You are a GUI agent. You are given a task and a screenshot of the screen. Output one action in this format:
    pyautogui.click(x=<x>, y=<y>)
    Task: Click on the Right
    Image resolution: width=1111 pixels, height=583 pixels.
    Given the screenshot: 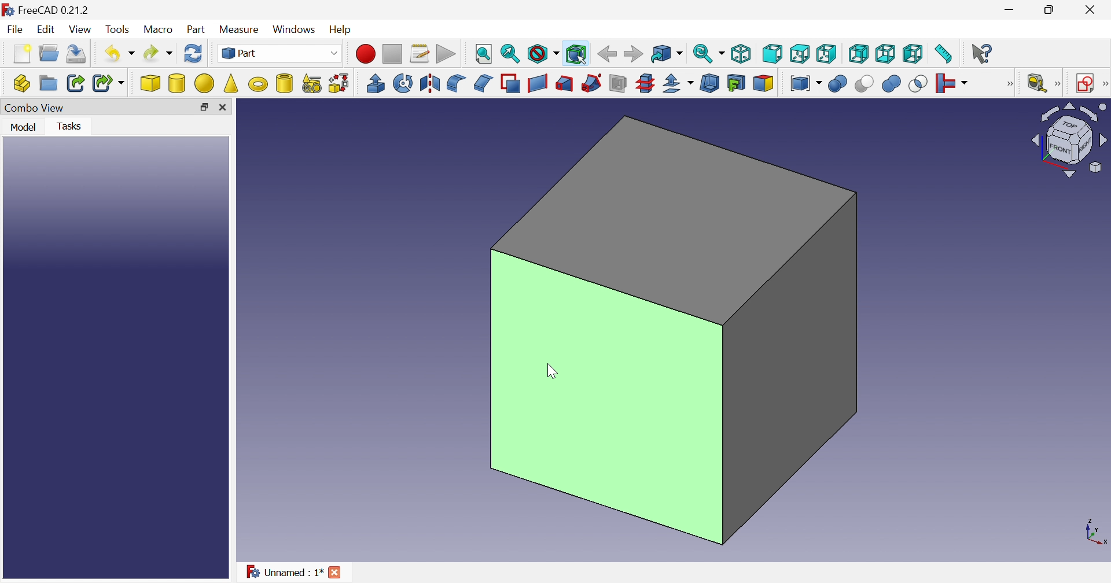 What is the action you would take?
    pyautogui.click(x=827, y=54)
    